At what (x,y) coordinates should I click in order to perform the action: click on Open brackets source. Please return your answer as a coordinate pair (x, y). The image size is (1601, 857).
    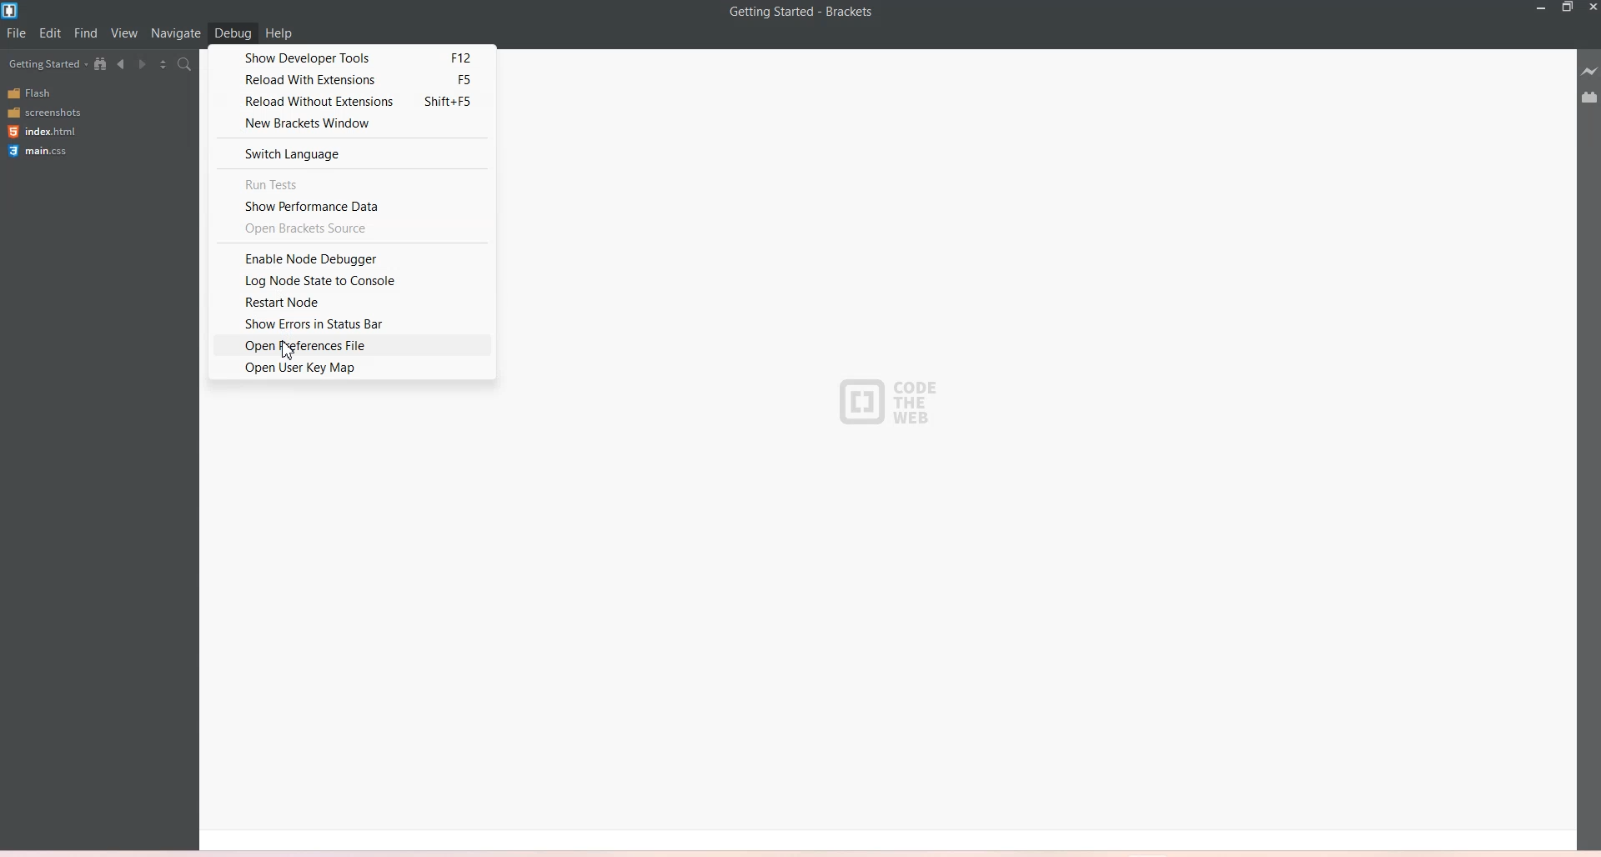
    Looking at the image, I should click on (352, 228).